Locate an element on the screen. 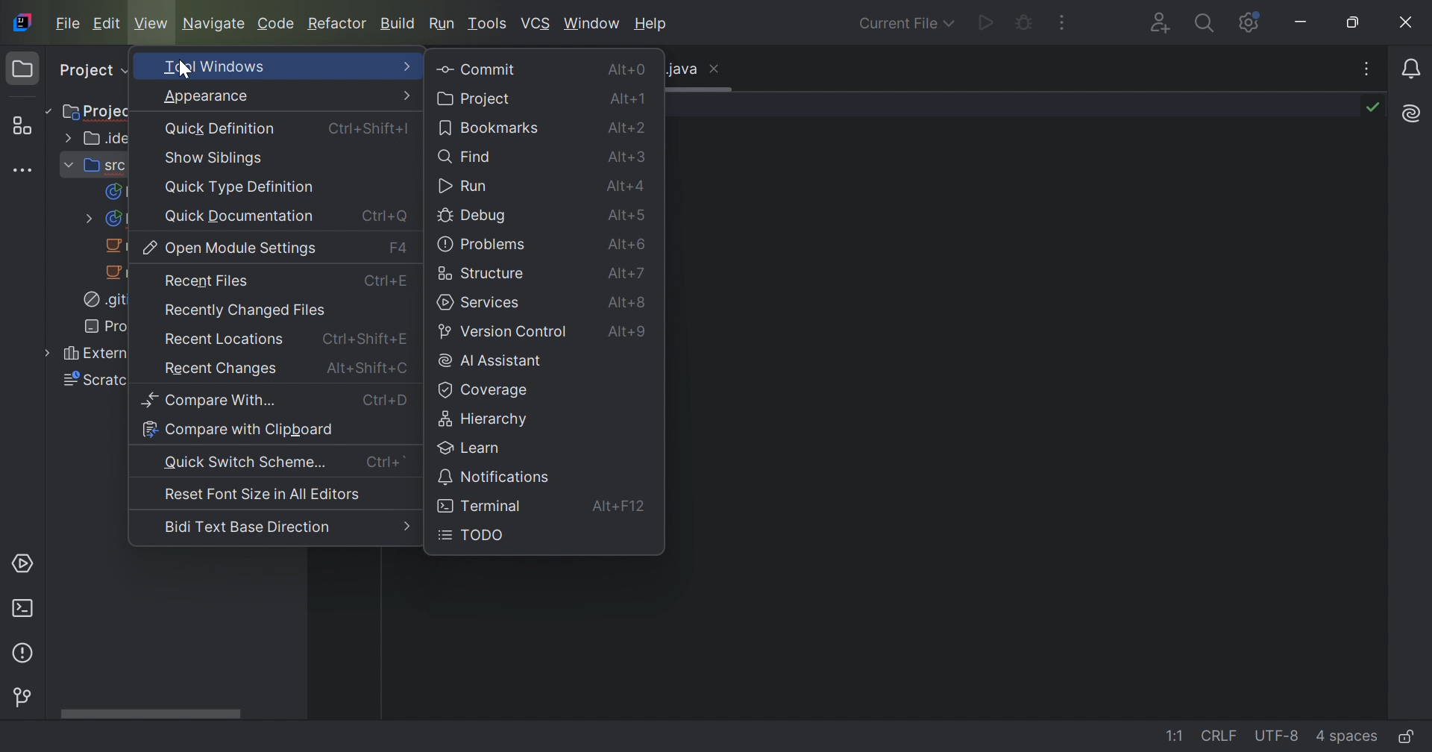 This screenshot has height=752, width=1432. Make file read-only is located at coordinates (1413, 736).